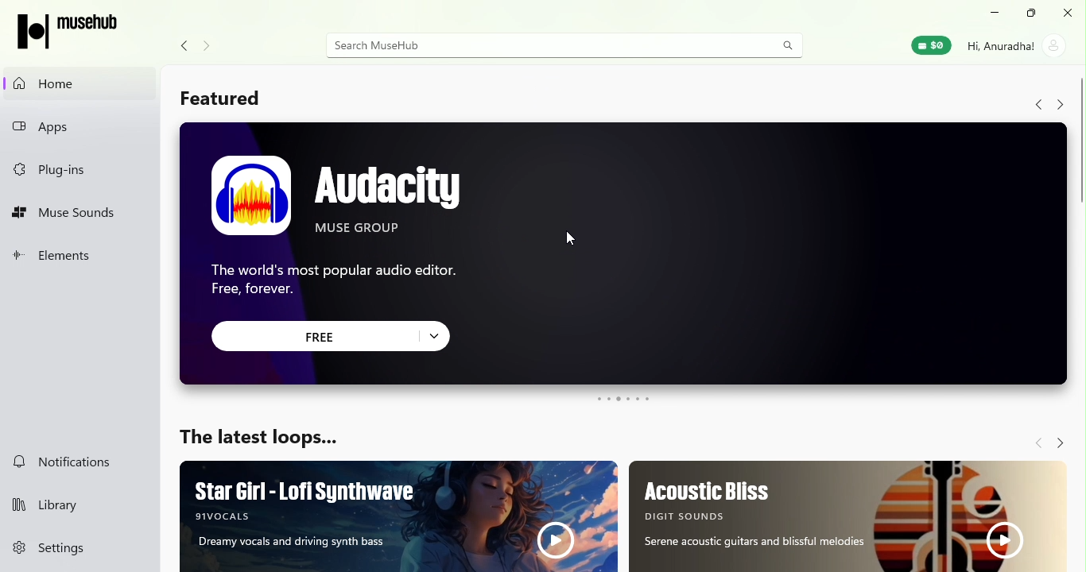 This screenshot has width=1086, height=572. I want to click on Apps, so click(83, 127).